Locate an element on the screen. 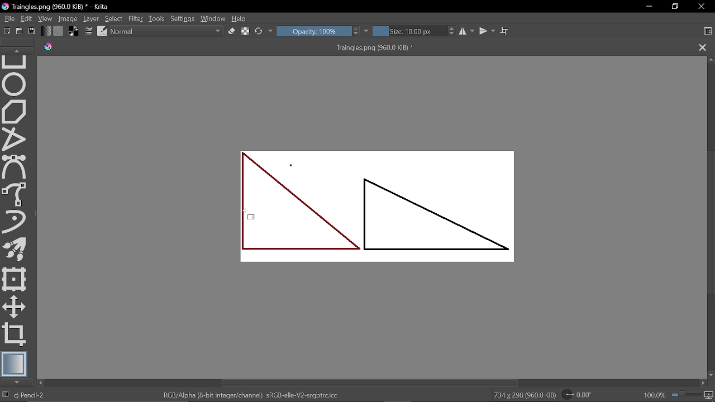 The height and width of the screenshot is (402, 715). Close tab is located at coordinates (703, 46).